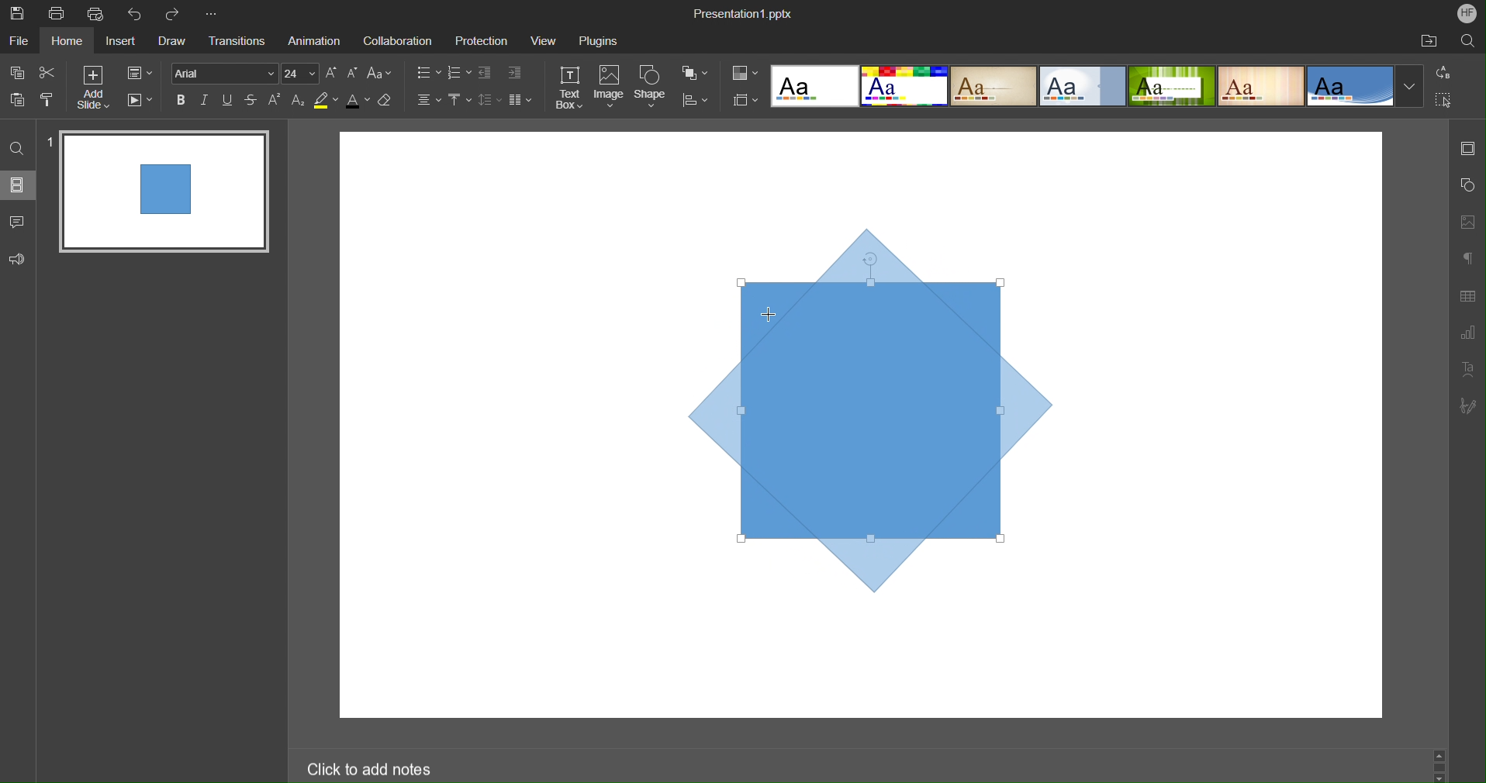 This screenshot has width=1486, height=783. What do you see at coordinates (119, 41) in the screenshot?
I see `Insert` at bounding box center [119, 41].